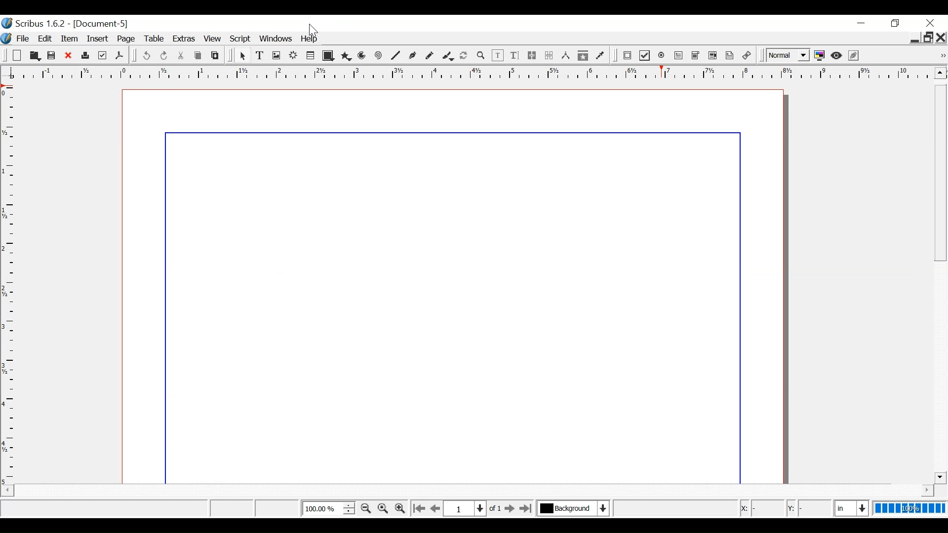 This screenshot has width=948, height=533. Describe the element at coordinates (808, 509) in the screenshot. I see `Y Coordintae` at that location.